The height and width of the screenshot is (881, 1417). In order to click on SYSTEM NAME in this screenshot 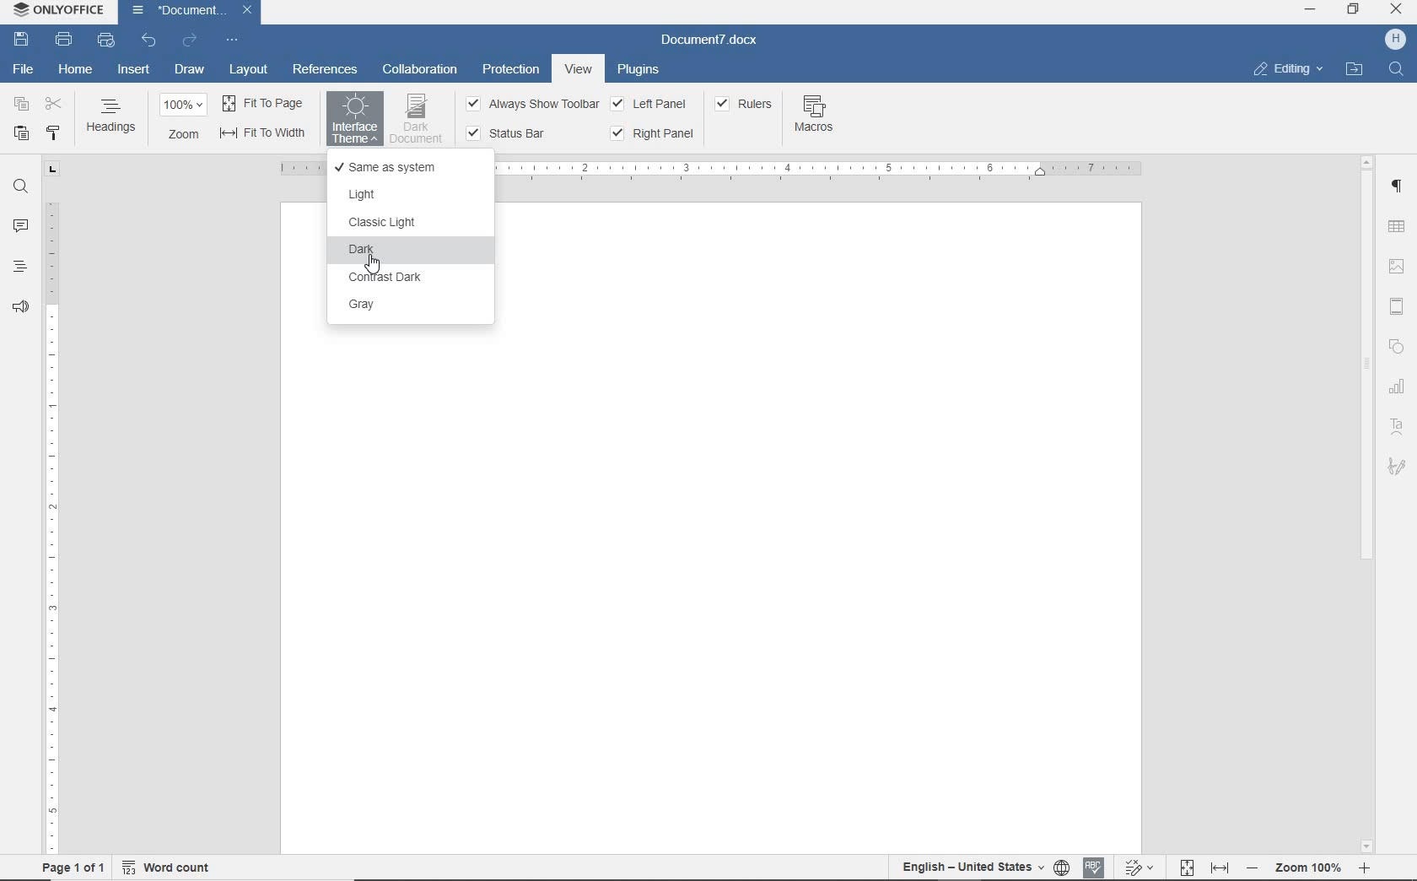, I will do `click(56, 12)`.